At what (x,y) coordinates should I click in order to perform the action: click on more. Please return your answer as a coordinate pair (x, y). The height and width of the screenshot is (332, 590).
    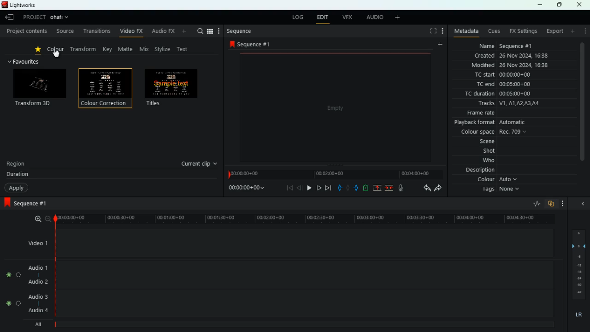
    Looking at the image, I should click on (562, 203).